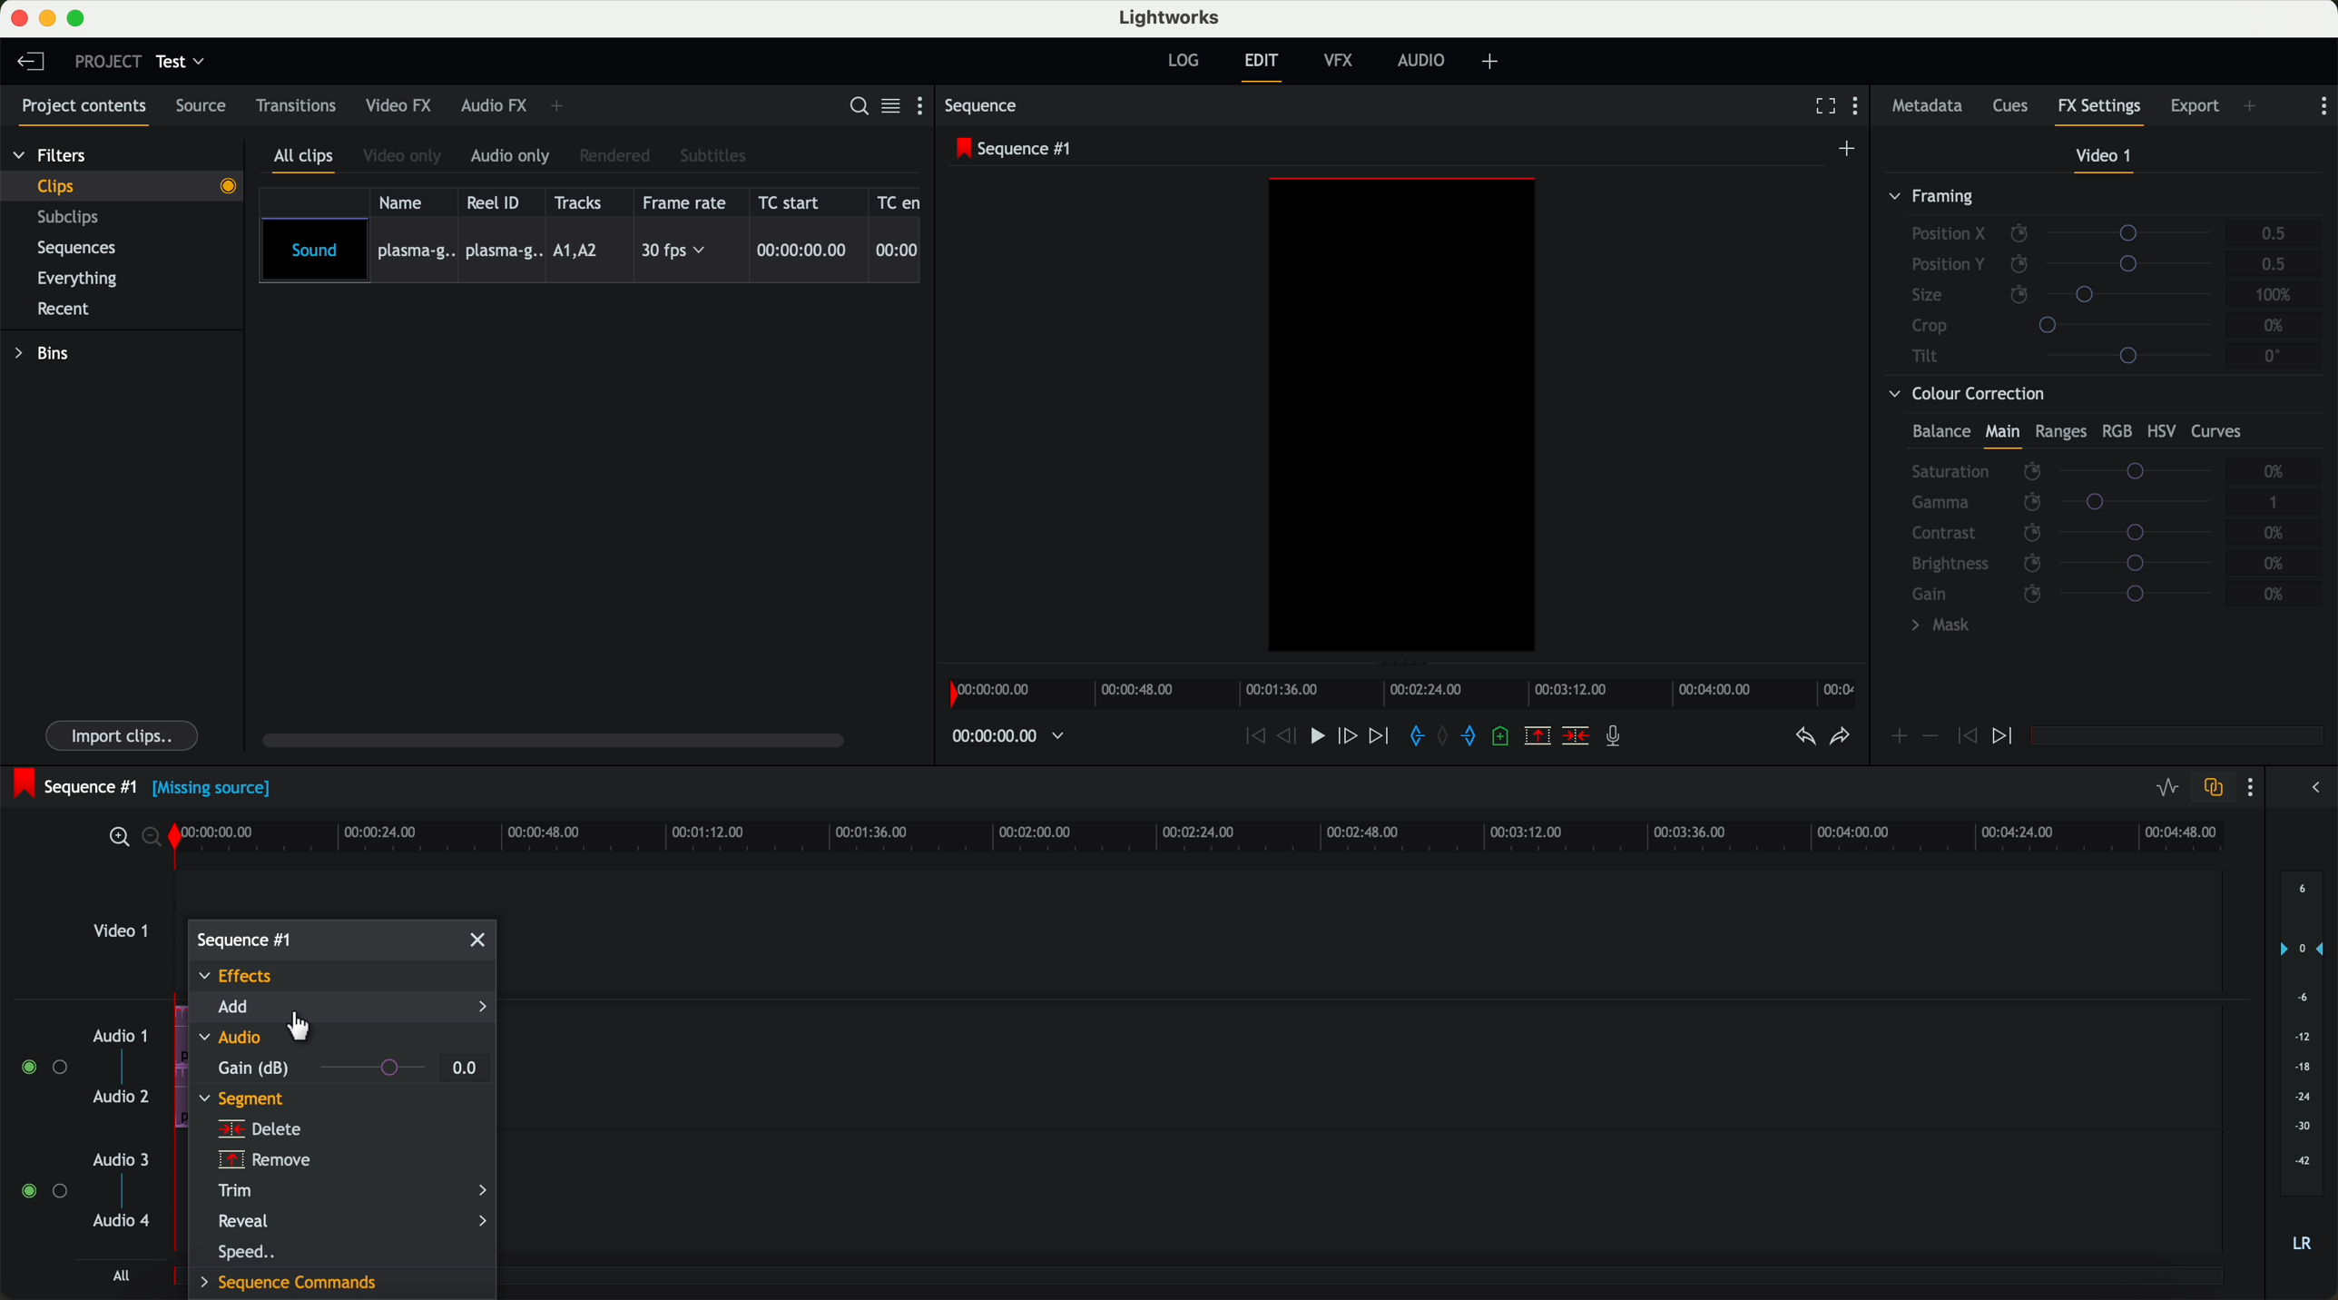 This screenshot has width=2338, height=1300. Describe the element at coordinates (2100, 109) in the screenshot. I see `FX settings` at that location.